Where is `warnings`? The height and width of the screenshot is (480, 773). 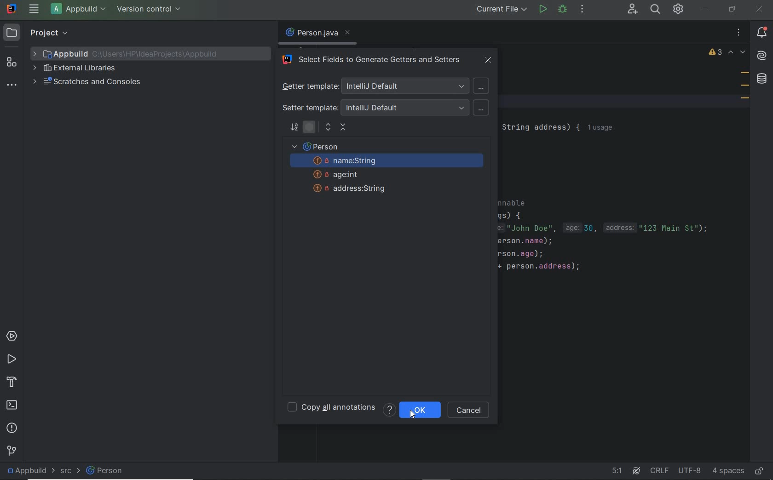 warnings is located at coordinates (715, 53).